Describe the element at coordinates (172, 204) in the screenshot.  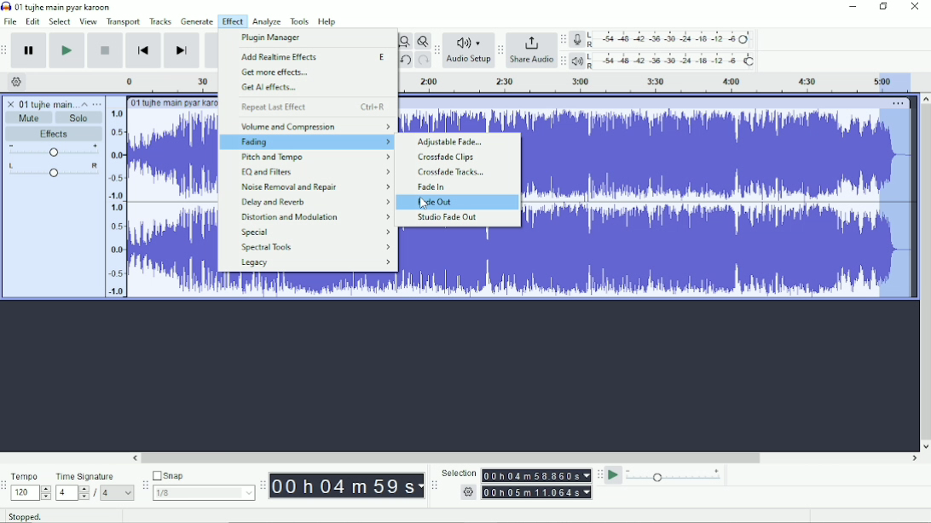
I see `Audio` at that location.